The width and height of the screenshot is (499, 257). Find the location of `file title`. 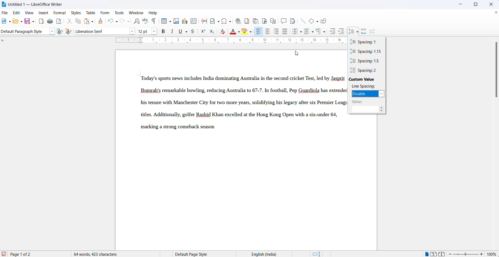

file title is located at coordinates (33, 4).